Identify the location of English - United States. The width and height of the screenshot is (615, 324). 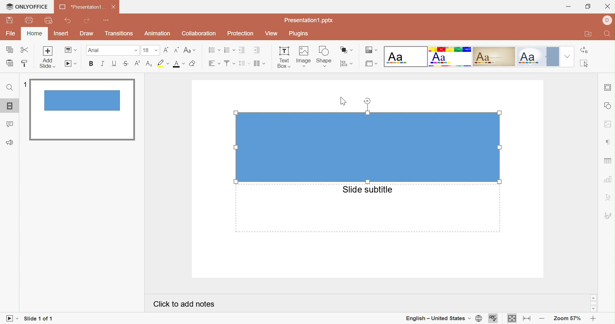
(437, 319).